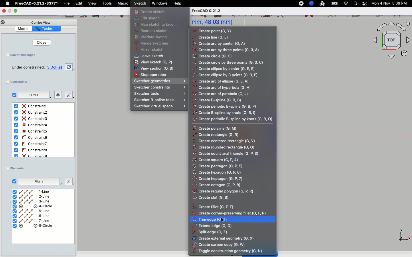  Describe the element at coordinates (30, 125) in the screenshot. I see `Constraint4` at that location.